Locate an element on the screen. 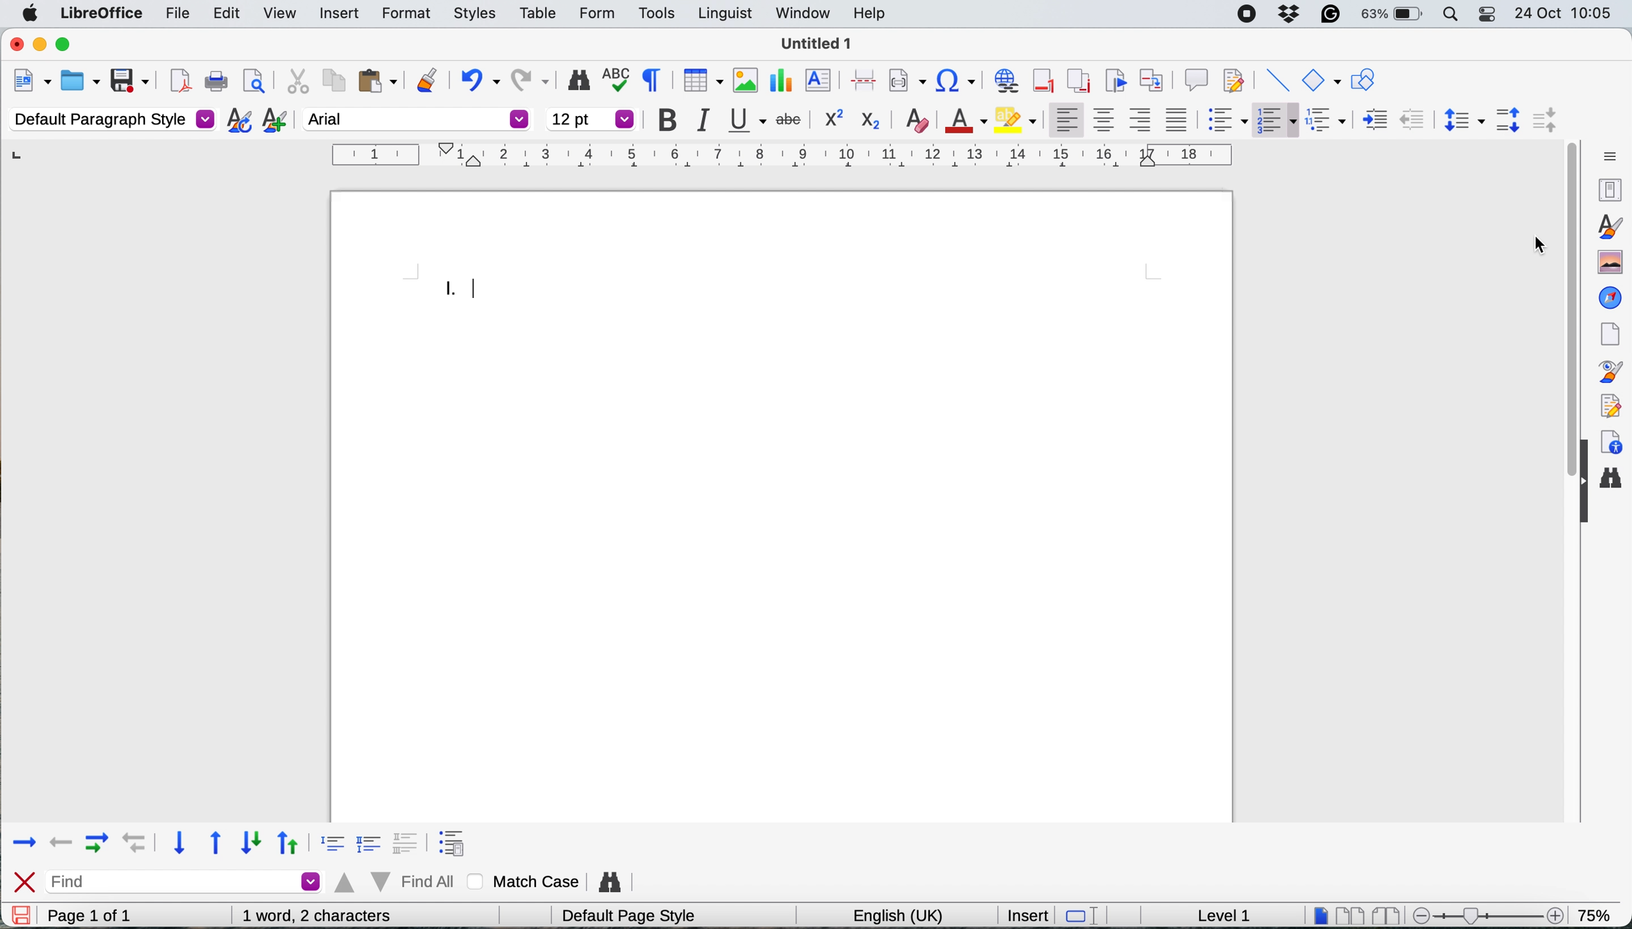 The height and width of the screenshot is (929, 1632). 63% is located at coordinates (1393, 15).